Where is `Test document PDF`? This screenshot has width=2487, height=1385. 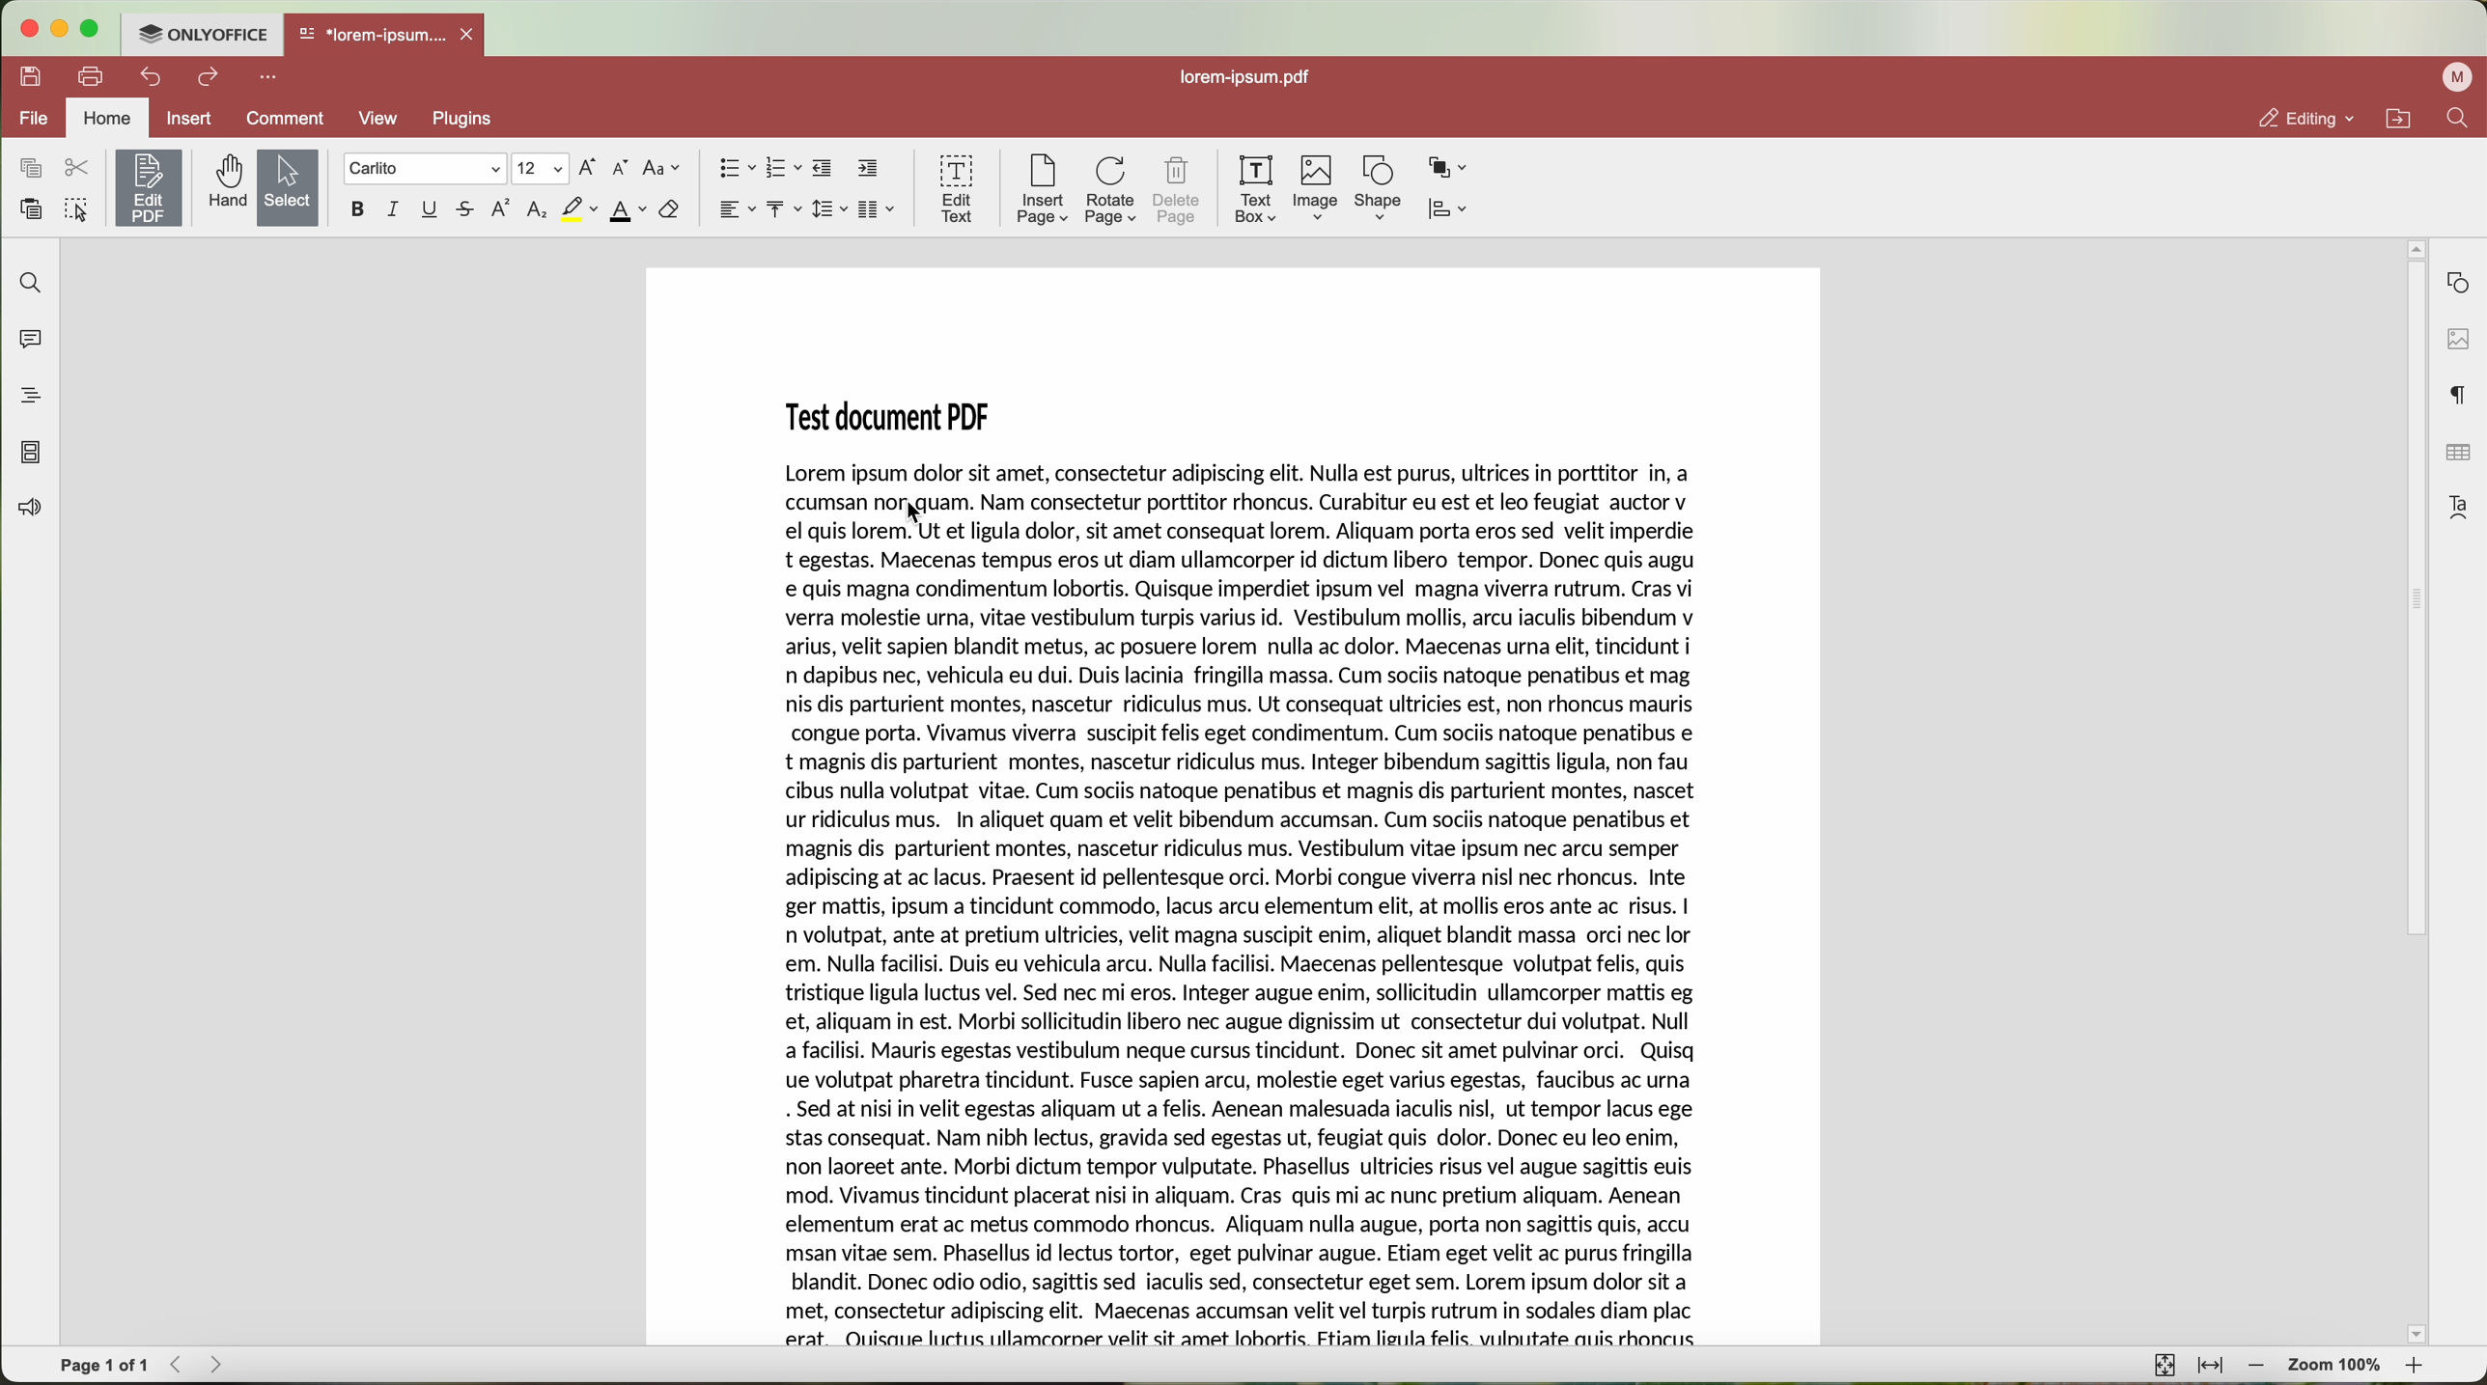
Test document PDF is located at coordinates (895, 413).